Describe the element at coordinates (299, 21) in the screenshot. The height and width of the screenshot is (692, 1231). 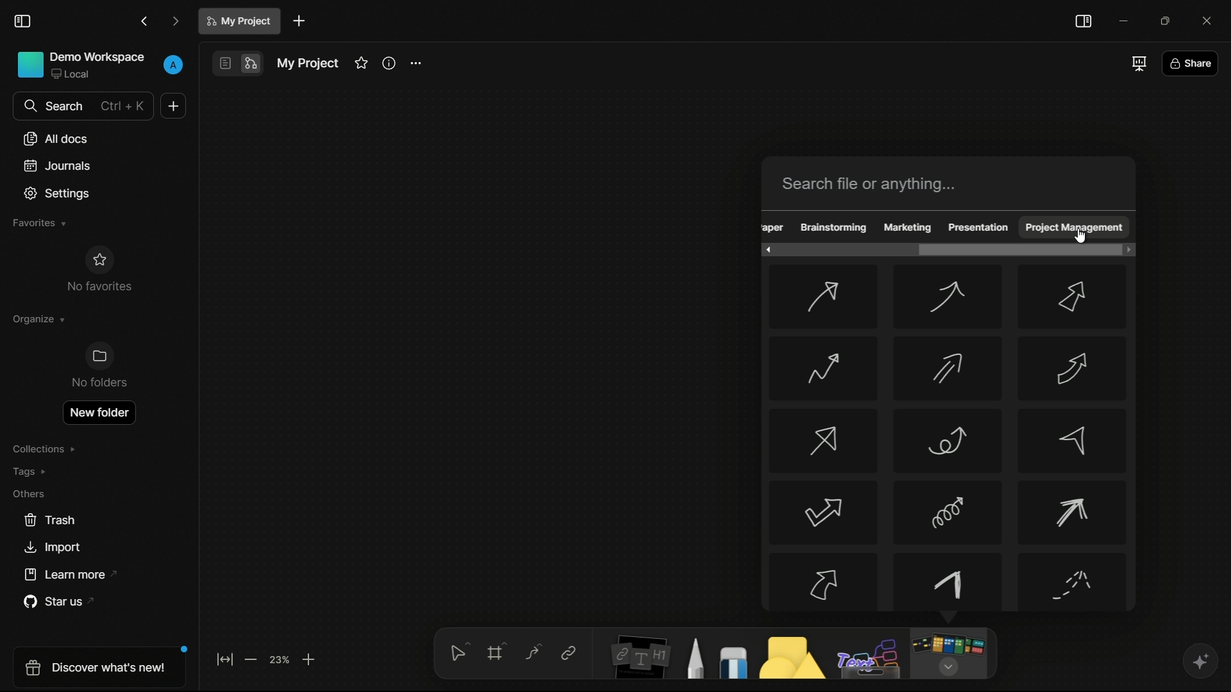
I see `new document` at that location.